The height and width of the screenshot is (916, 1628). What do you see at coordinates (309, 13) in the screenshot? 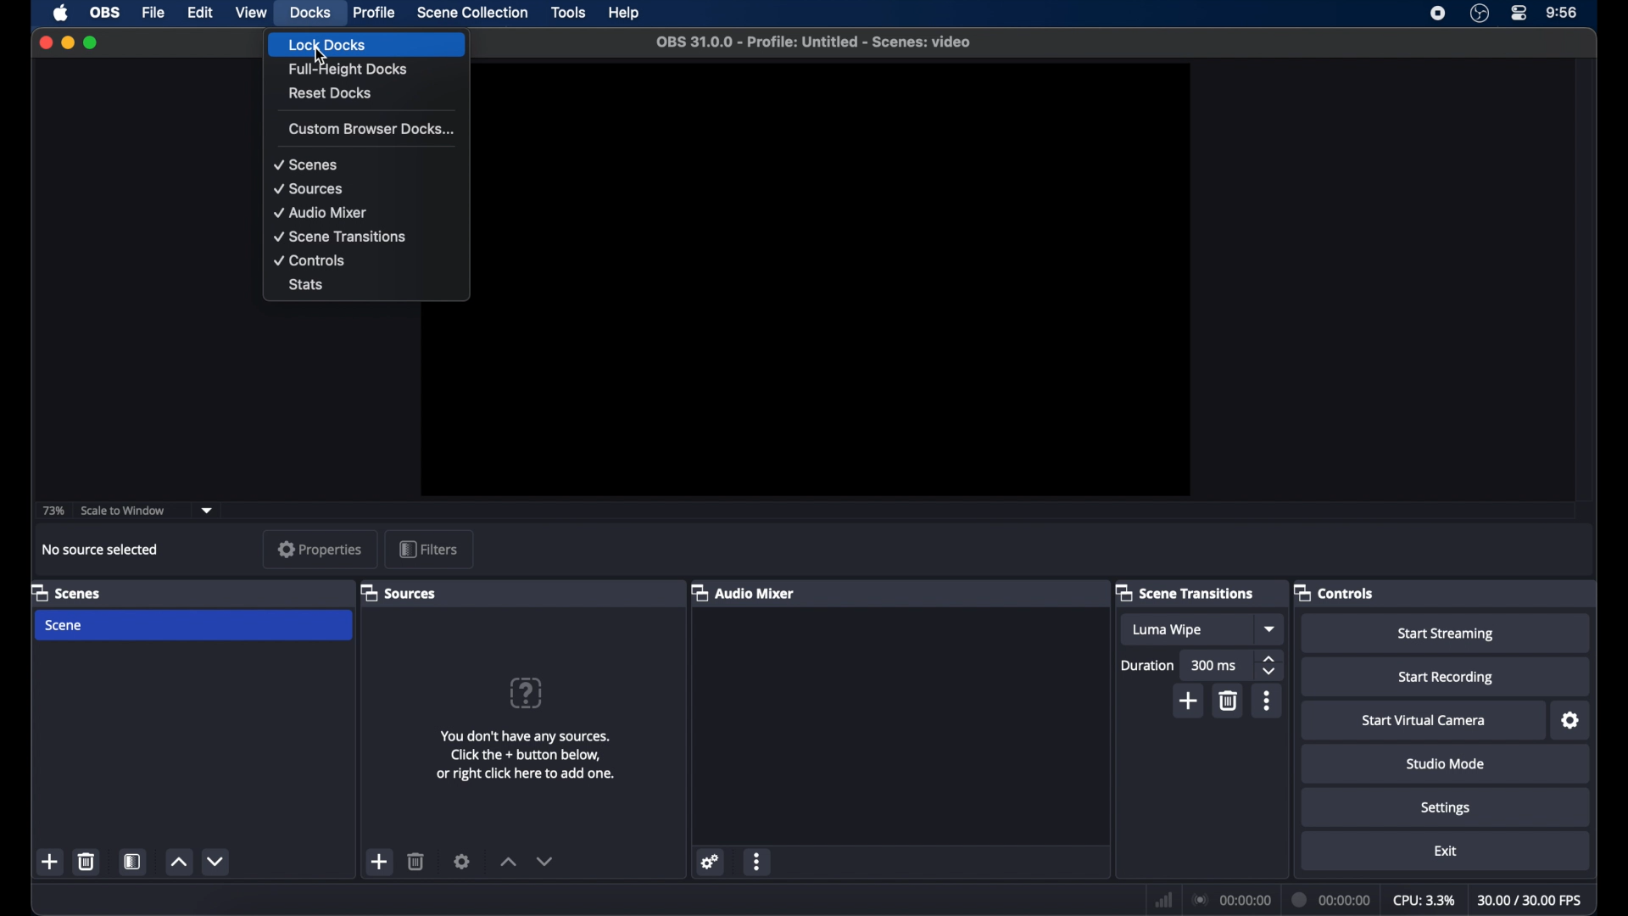
I see `docks` at bounding box center [309, 13].